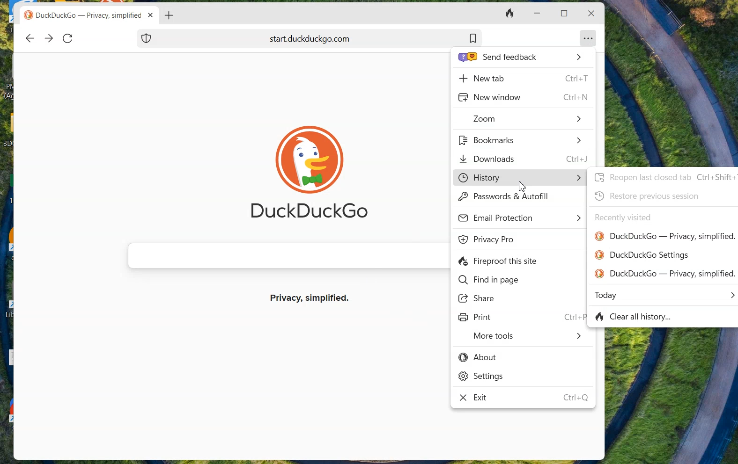  I want to click on shortkey, so click(571, 316).